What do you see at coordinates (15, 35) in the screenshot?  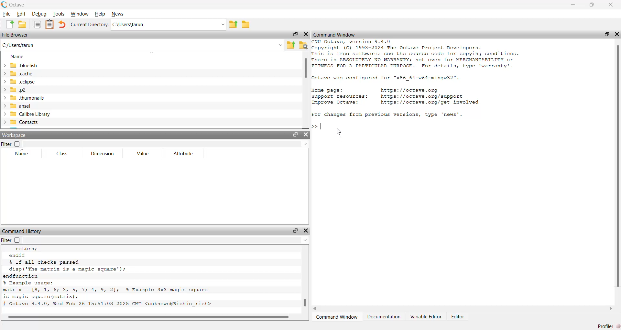 I see `File Browser` at bounding box center [15, 35].